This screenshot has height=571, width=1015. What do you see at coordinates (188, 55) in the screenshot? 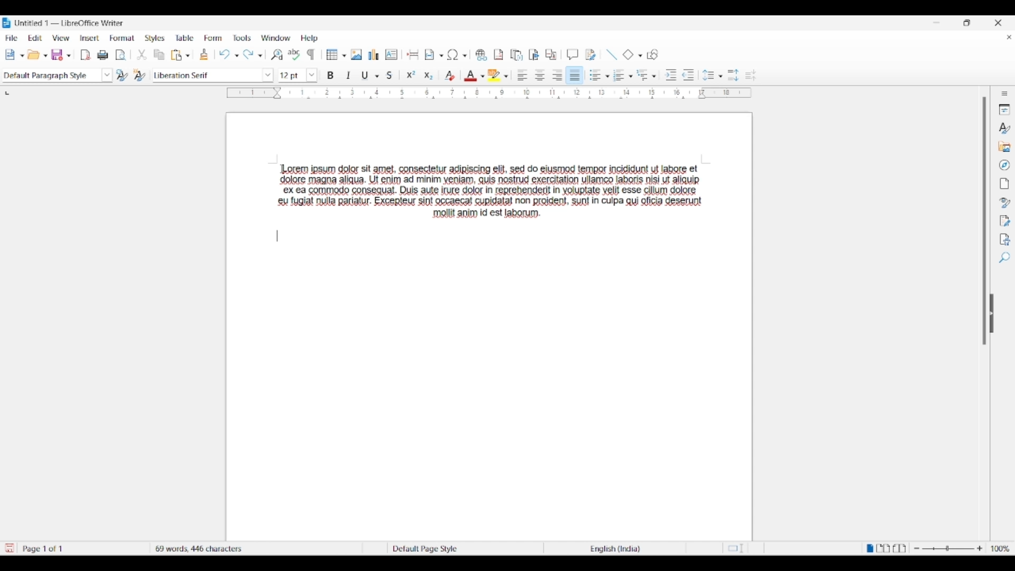
I see `Paste options` at bounding box center [188, 55].